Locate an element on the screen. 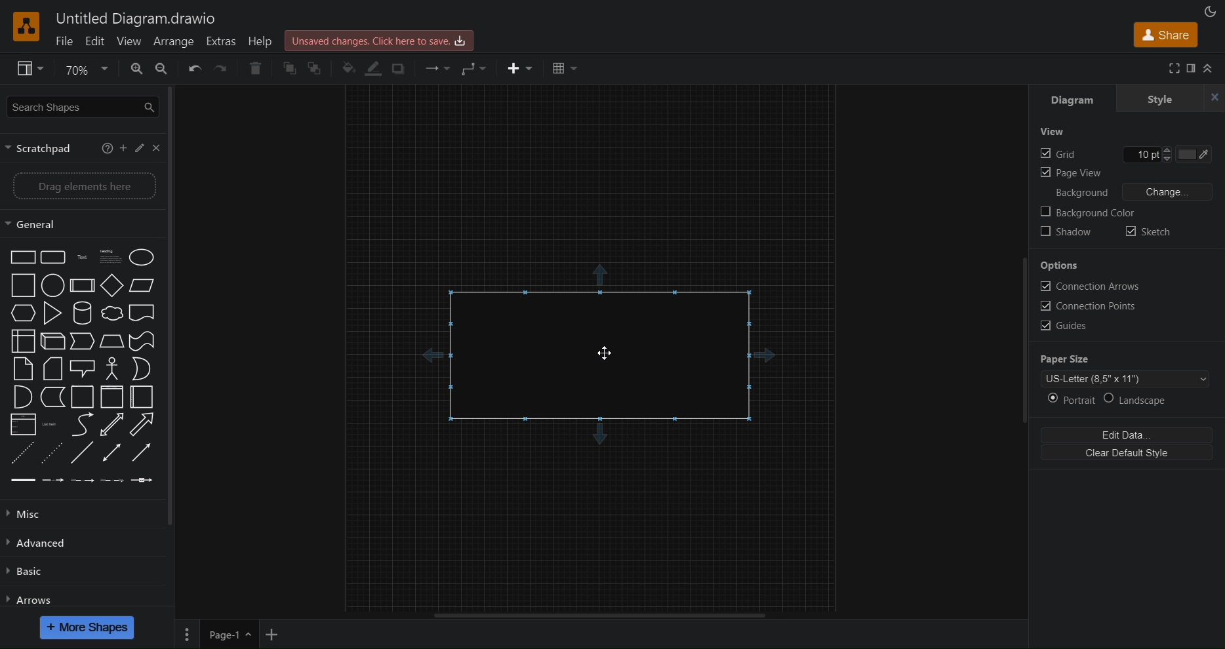 This screenshot has width=1225, height=649. View is located at coordinates (1053, 132).